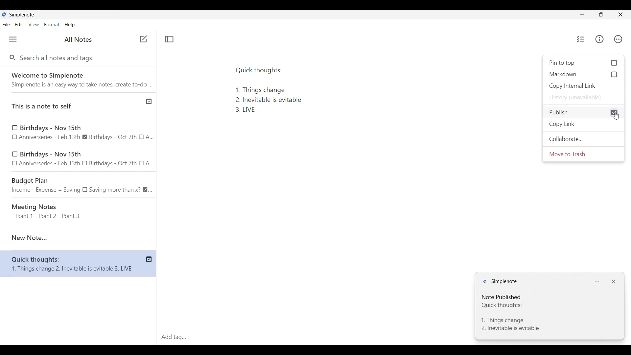 The image size is (631, 355). I want to click on Birthdays - Nov 15th, so click(79, 158).